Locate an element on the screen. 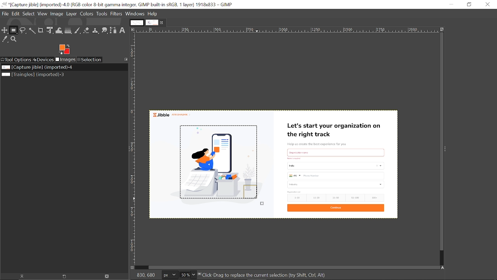 This screenshot has height=280, width=497. Tools is located at coordinates (103, 14).